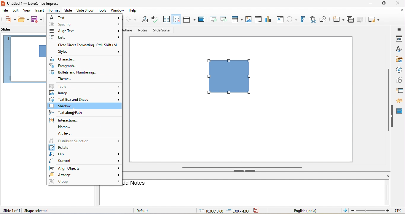 The width and height of the screenshot is (405, 214). Describe the element at coordinates (209, 211) in the screenshot. I see `10.00/3.00` at that location.